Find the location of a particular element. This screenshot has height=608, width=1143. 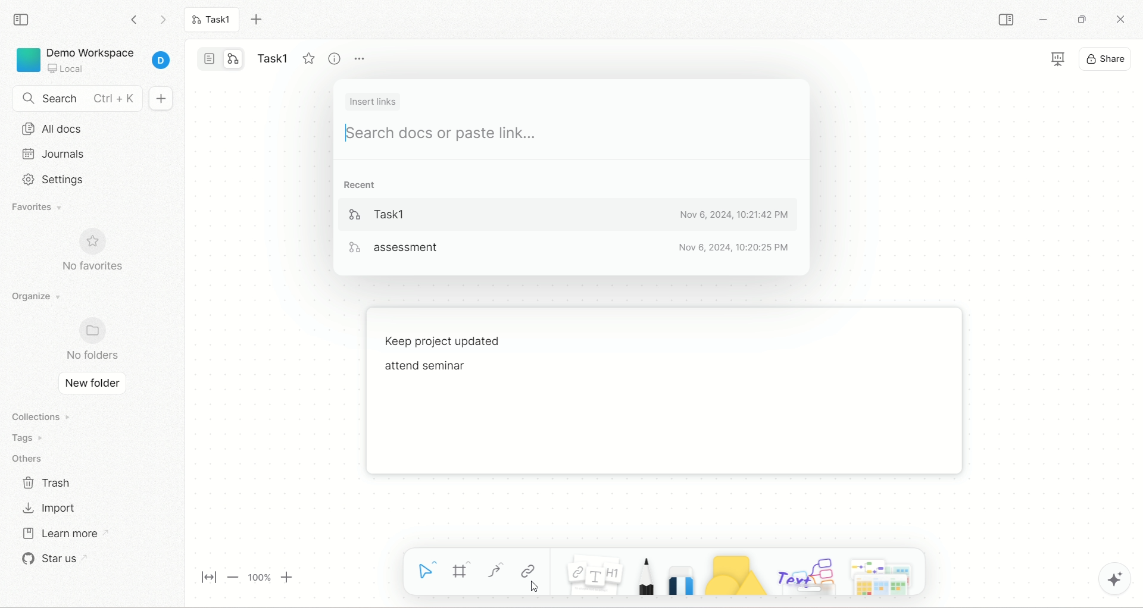

collapse sidebar is located at coordinates (1005, 20).